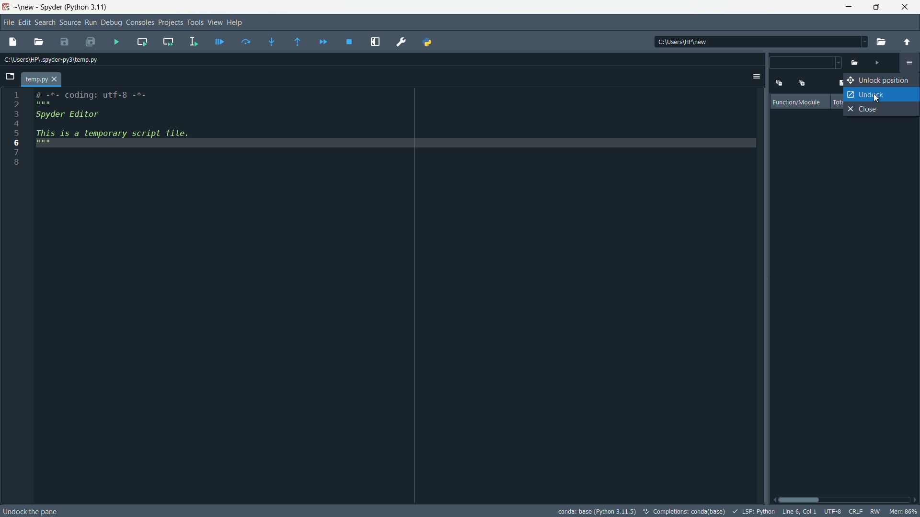  Describe the element at coordinates (879, 97) in the screenshot. I see `cursor` at that location.